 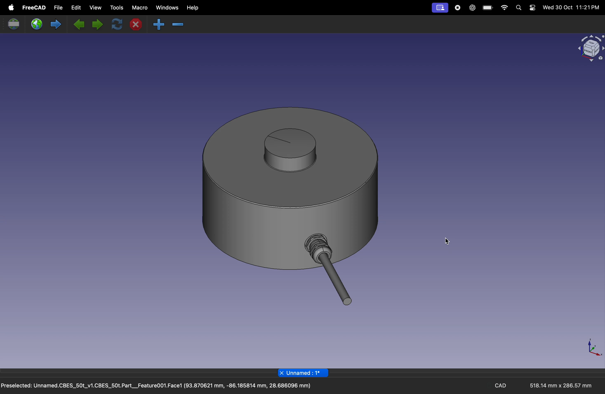 I want to click on close, so click(x=138, y=24).